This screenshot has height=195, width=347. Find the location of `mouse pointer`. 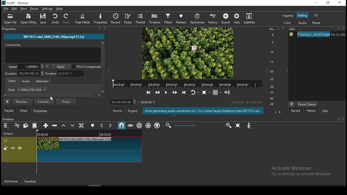

mouse pointer is located at coordinates (51, 98).